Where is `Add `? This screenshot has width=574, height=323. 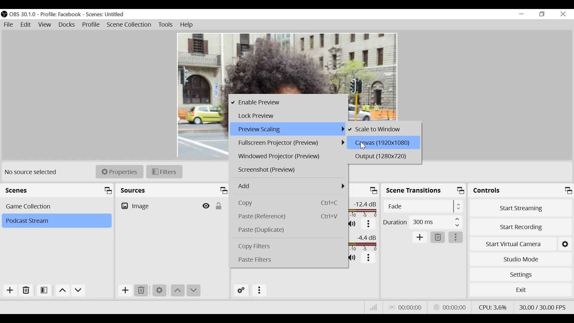
Add  is located at coordinates (10, 290).